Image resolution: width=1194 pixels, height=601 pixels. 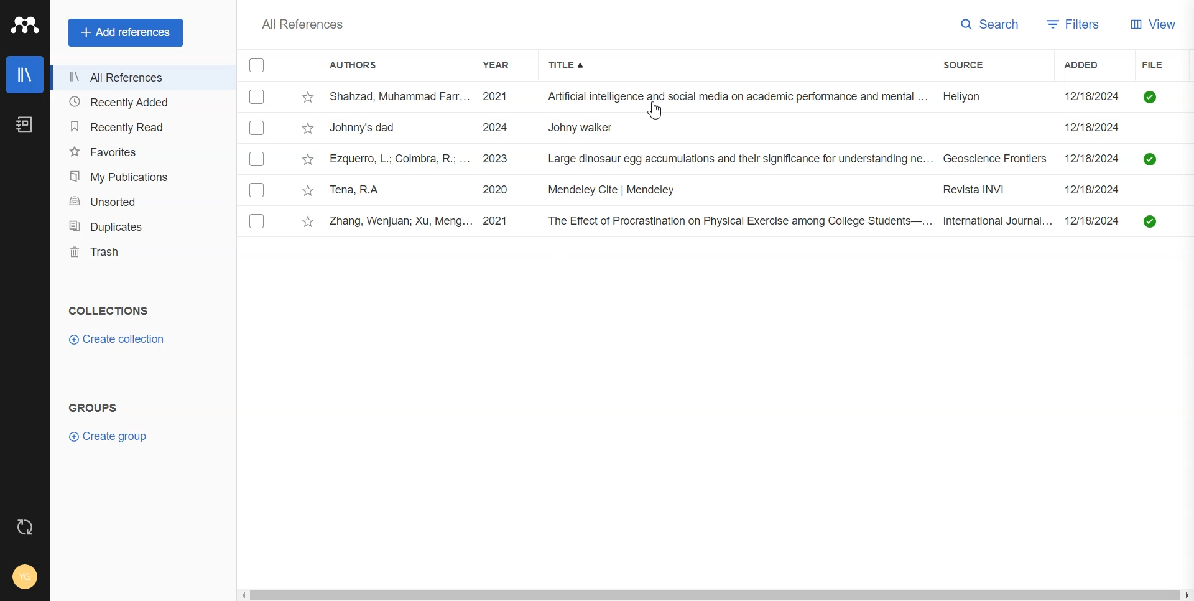 I want to click on Auto Sync, so click(x=25, y=526).